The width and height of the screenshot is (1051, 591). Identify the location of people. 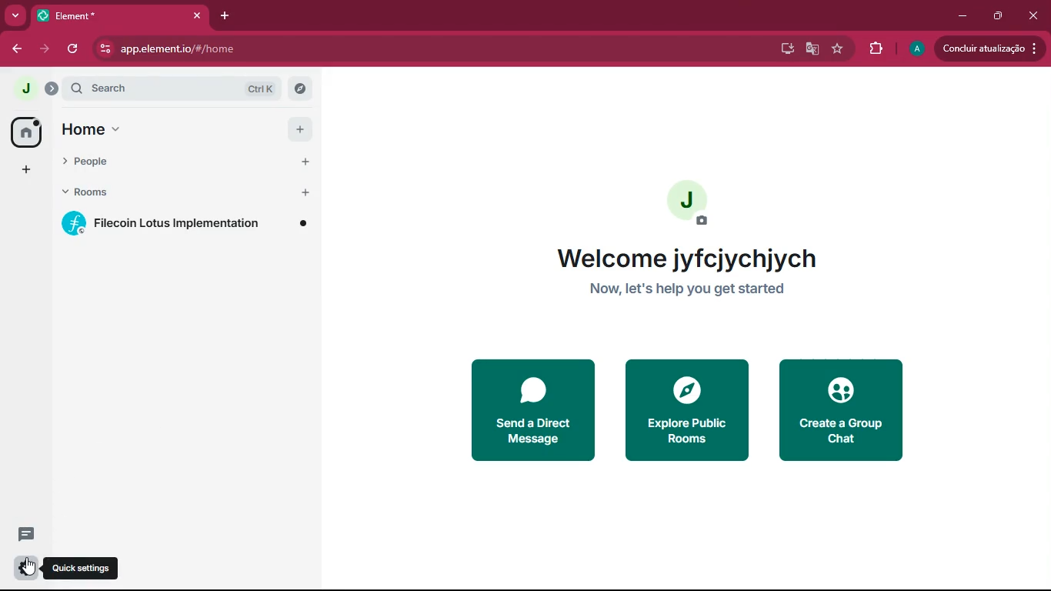
(186, 160).